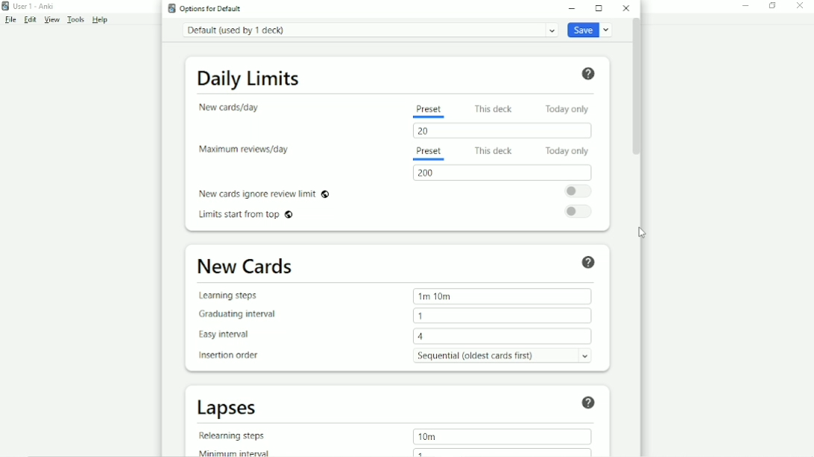  Describe the element at coordinates (590, 31) in the screenshot. I see `Save` at that location.